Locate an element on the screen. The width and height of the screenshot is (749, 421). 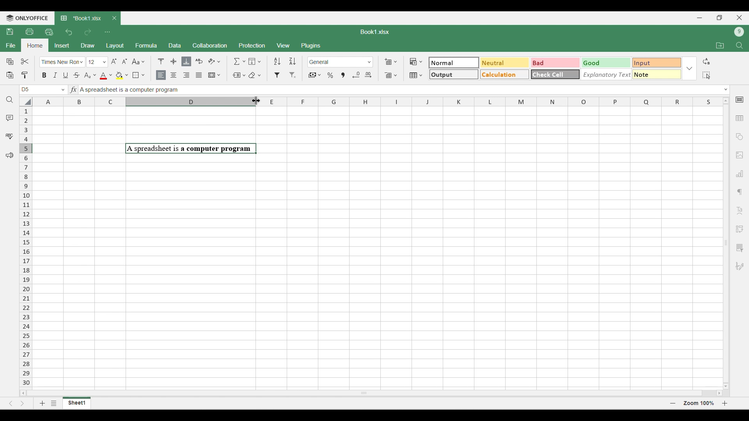
Feedback and support is located at coordinates (10, 156).